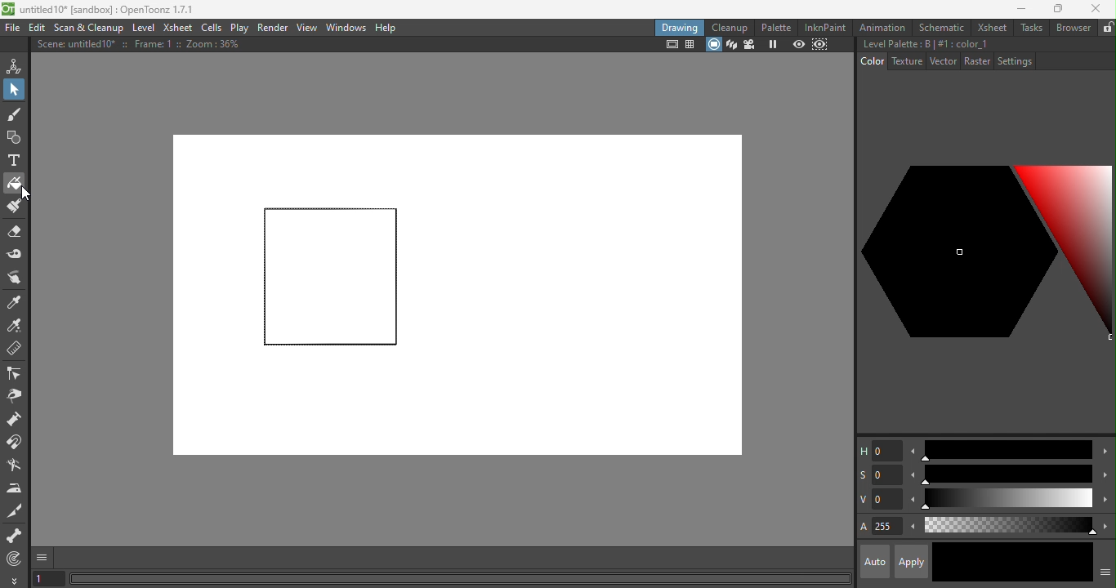 The image size is (1116, 588). What do you see at coordinates (940, 28) in the screenshot?
I see `Schematic` at bounding box center [940, 28].